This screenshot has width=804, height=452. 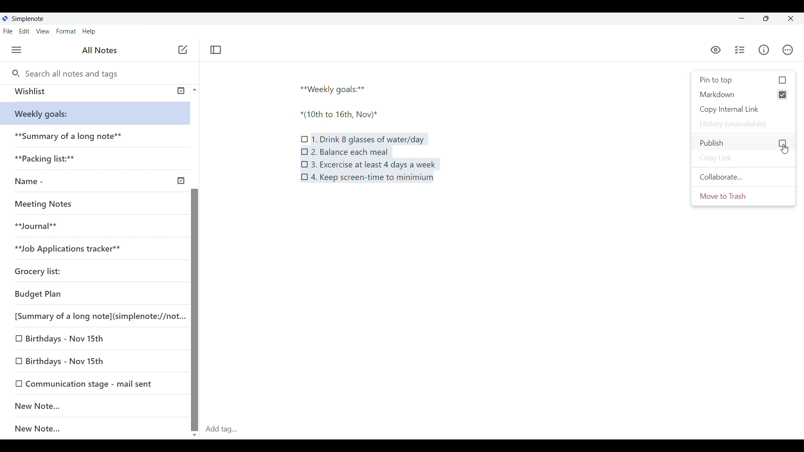 What do you see at coordinates (374, 165) in the screenshot?
I see `3. Excercise at least 4 days a week` at bounding box center [374, 165].